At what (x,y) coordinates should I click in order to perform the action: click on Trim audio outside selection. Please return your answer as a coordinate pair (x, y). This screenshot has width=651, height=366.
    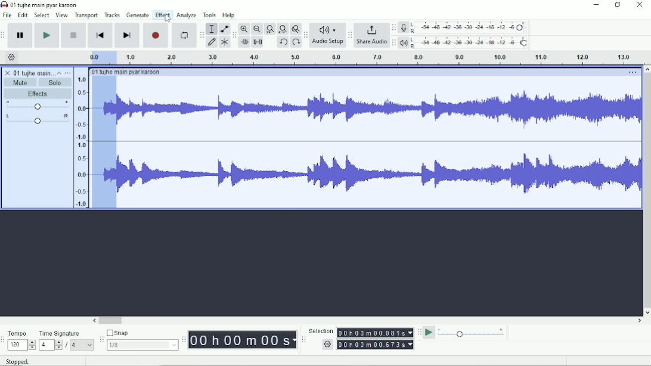
    Looking at the image, I should click on (244, 42).